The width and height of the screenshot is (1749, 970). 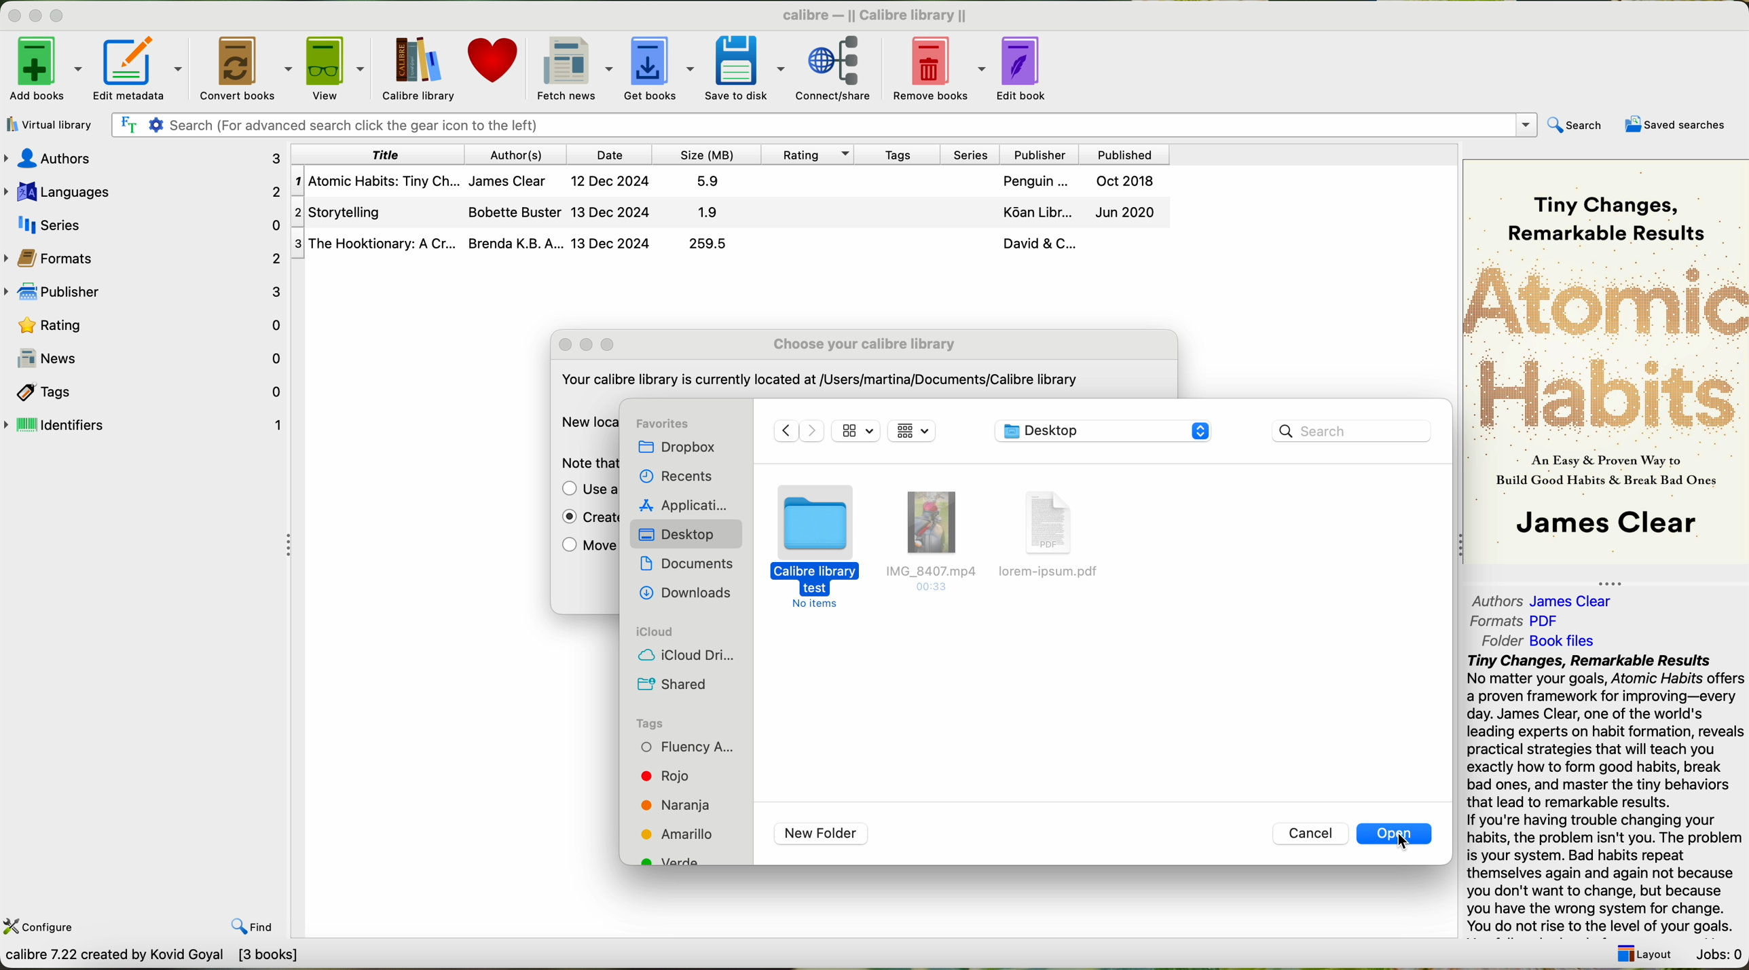 I want to click on new location, so click(x=586, y=422).